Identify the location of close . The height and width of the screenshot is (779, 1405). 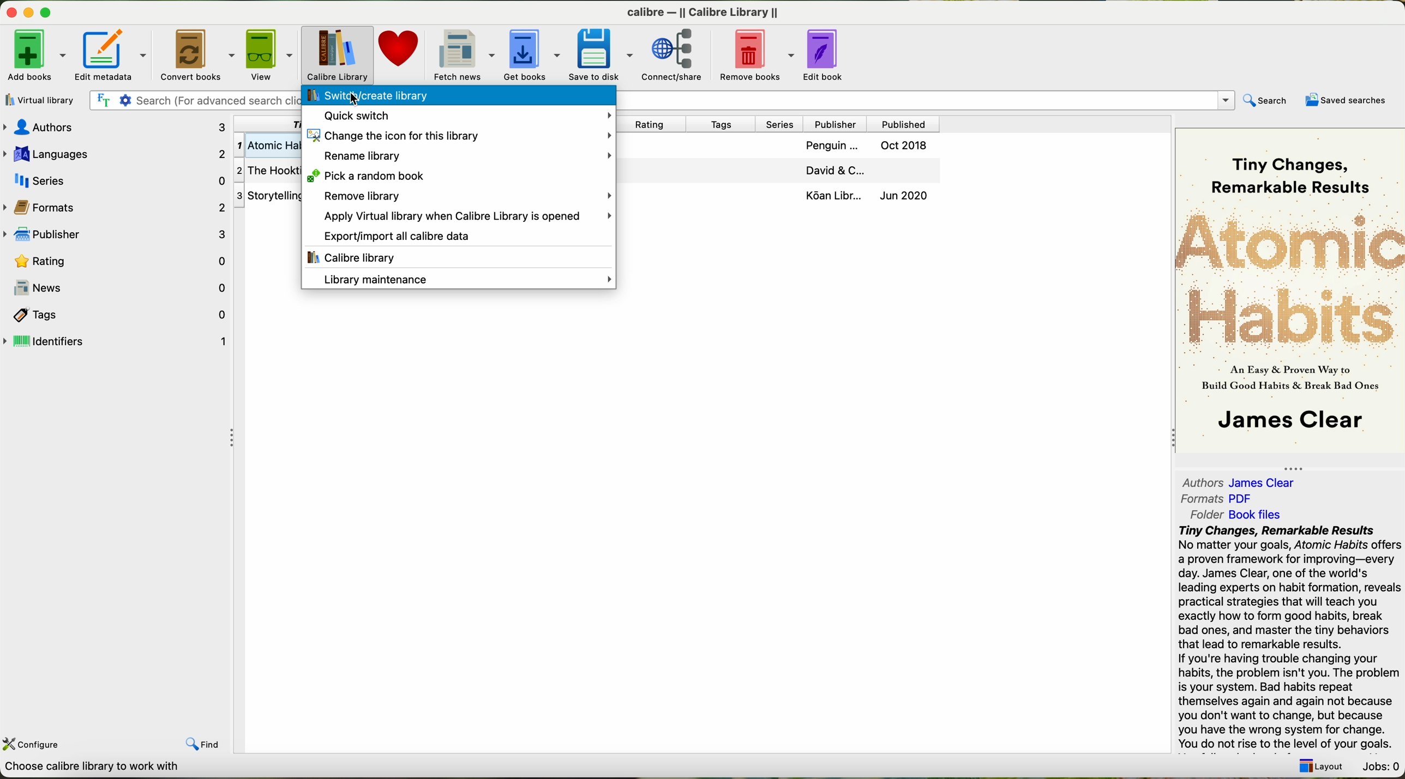
(10, 11).